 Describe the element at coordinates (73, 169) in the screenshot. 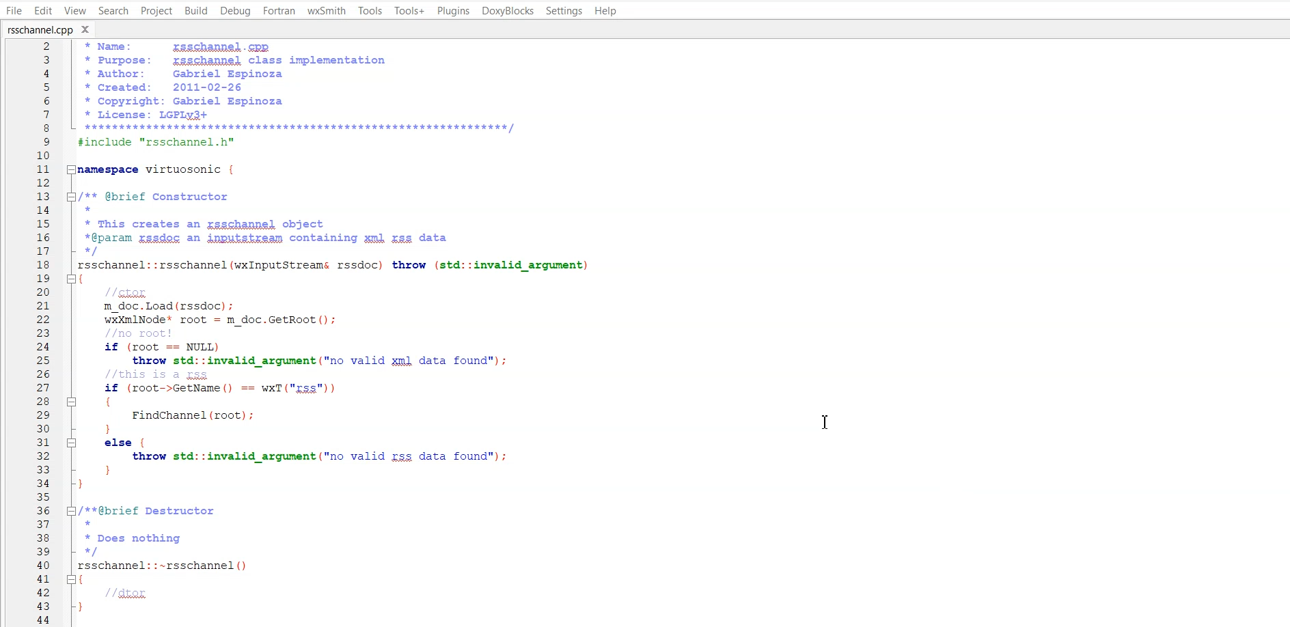

I see `Collapse` at that location.